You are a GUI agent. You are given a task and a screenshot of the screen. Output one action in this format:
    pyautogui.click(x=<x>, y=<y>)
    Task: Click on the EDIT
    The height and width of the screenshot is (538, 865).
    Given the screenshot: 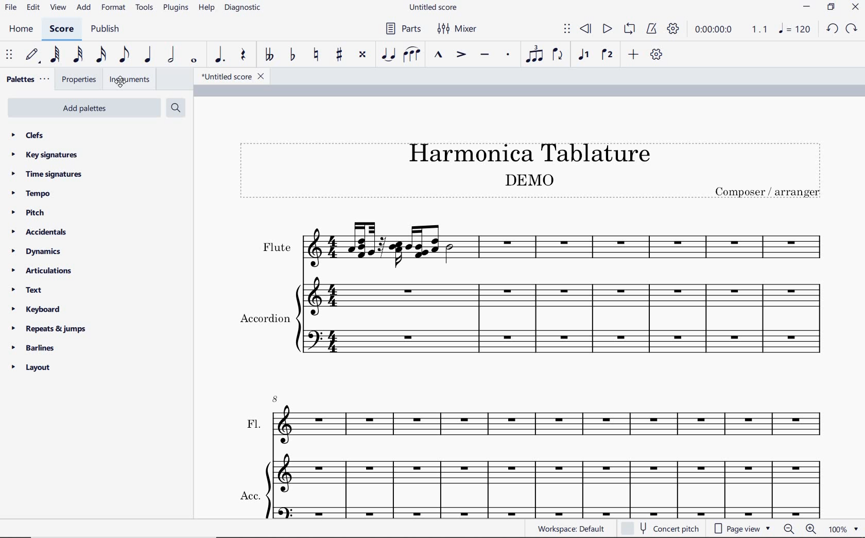 What is the action you would take?
    pyautogui.click(x=32, y=8)
    